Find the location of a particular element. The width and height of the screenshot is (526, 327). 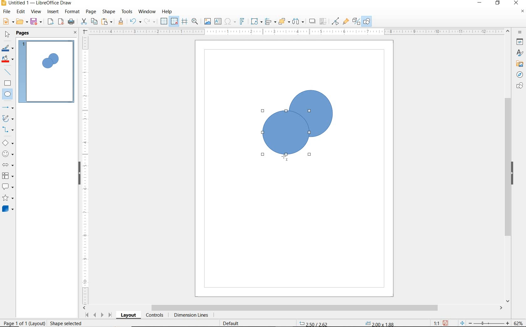

FORMAT is located at coordinates (73, 12).